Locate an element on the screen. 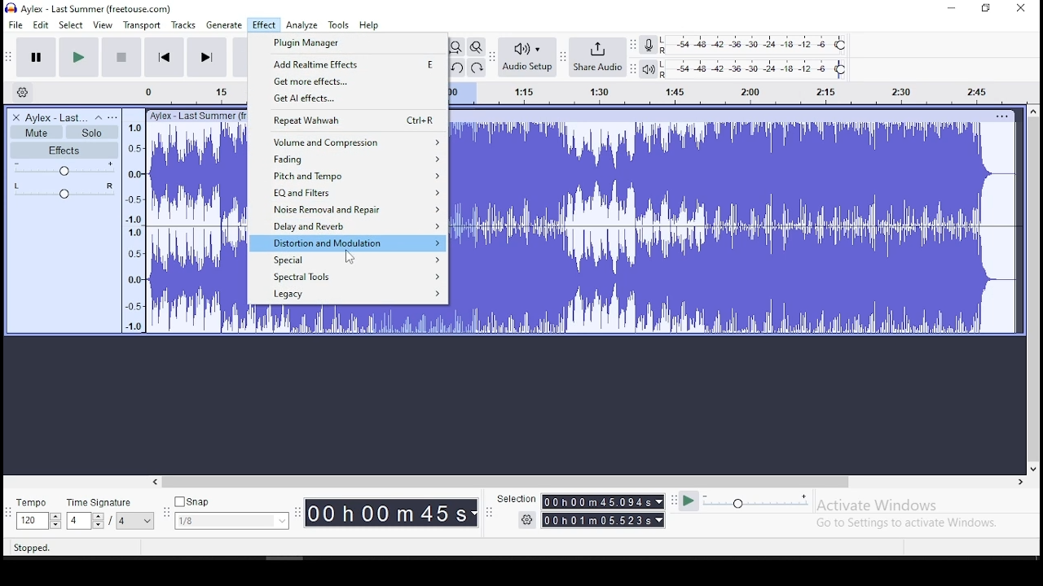  volume and compression is located at coordinates (347, 142).